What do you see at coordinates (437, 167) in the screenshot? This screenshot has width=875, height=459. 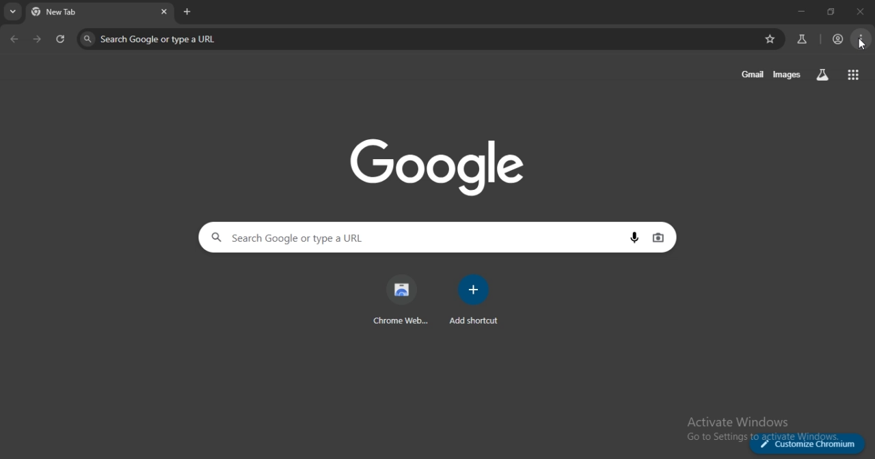 I see `image` at bounding box center [437, 167].